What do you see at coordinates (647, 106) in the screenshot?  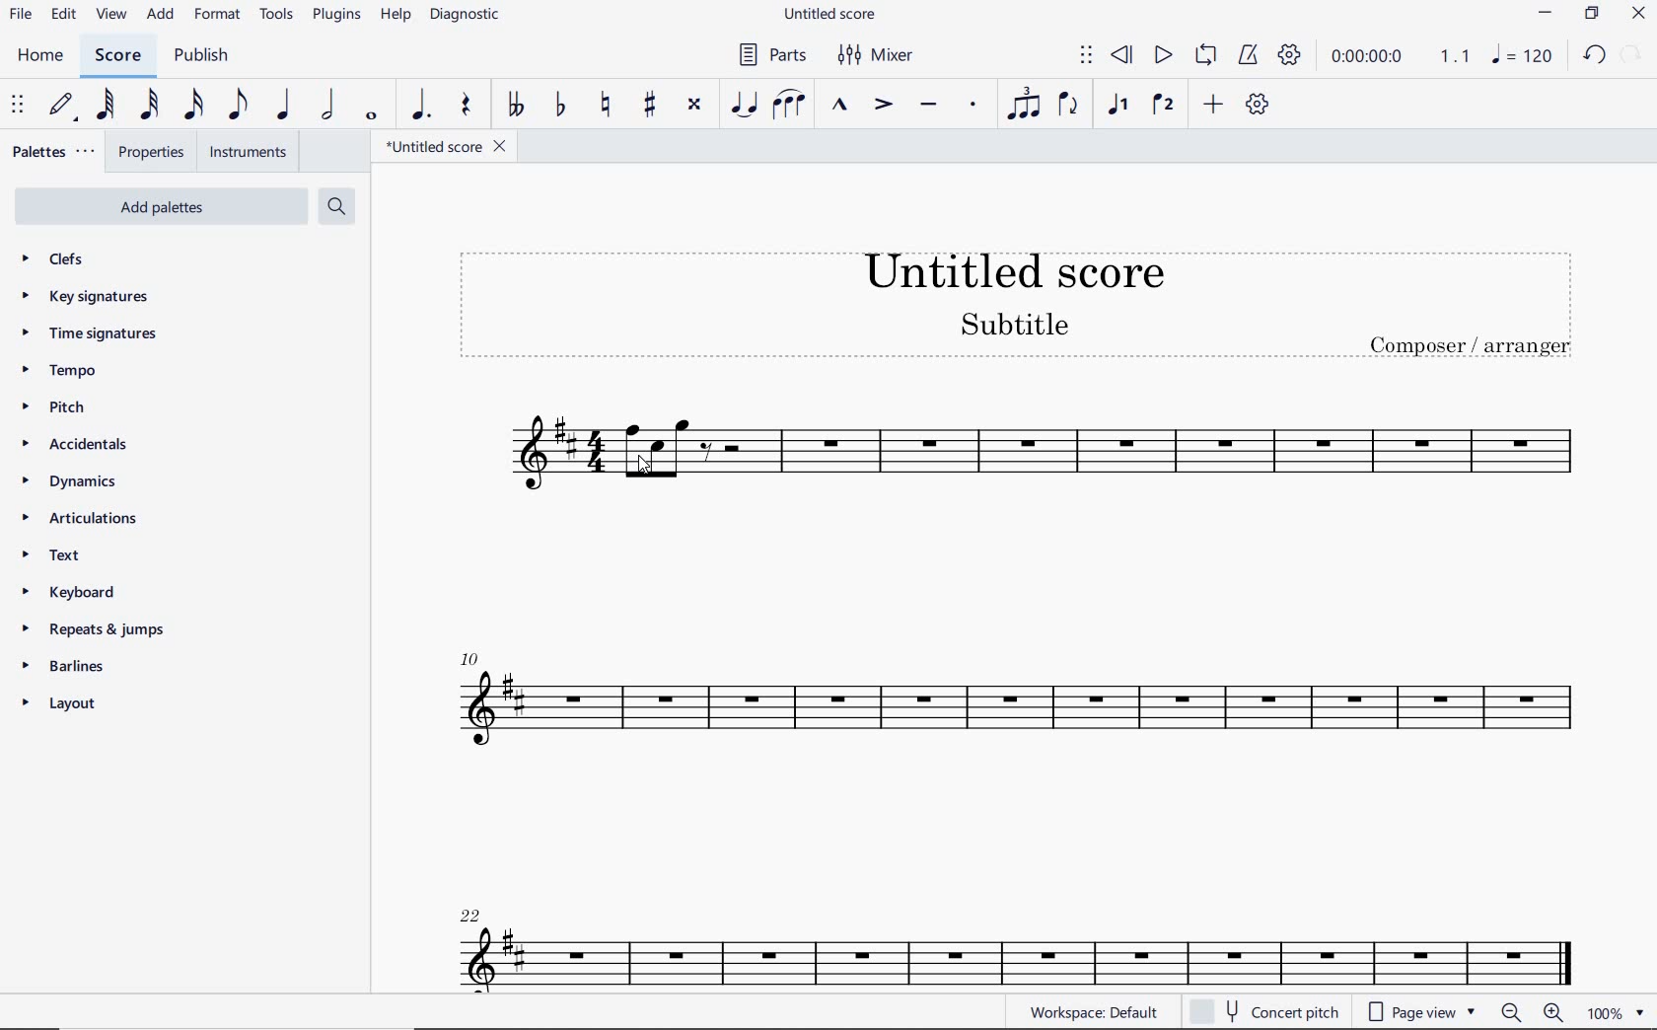 I see `TOGGLE SHARP` at bounding box center [647, 106].